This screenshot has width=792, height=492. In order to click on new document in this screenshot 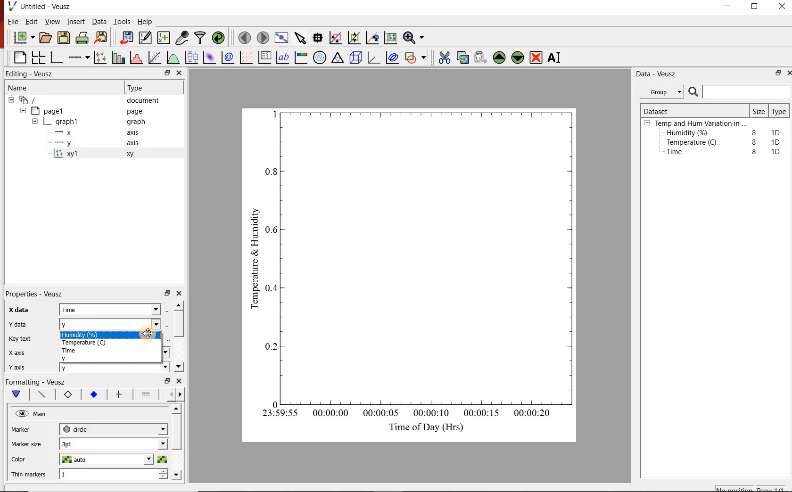, I will do `click(23, 38)`.